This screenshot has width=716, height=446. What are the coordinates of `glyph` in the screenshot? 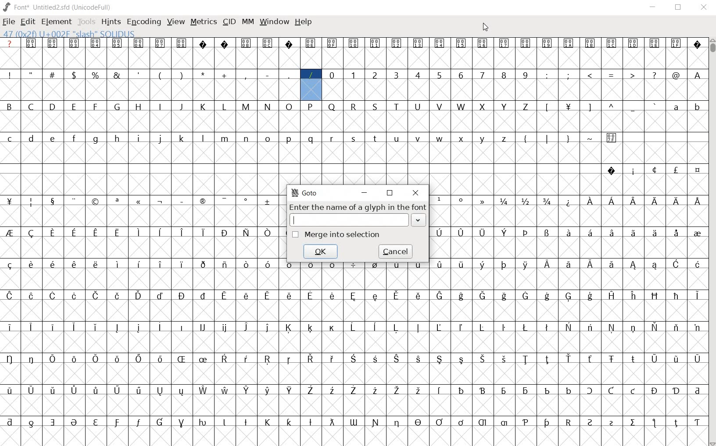 It's located at (526, 75).